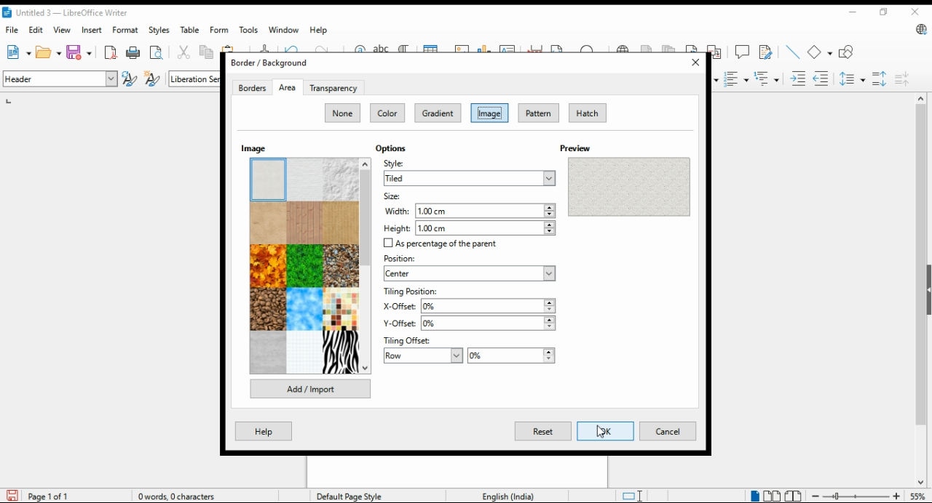  I want to click on insert bookmark, so click(692, 47).